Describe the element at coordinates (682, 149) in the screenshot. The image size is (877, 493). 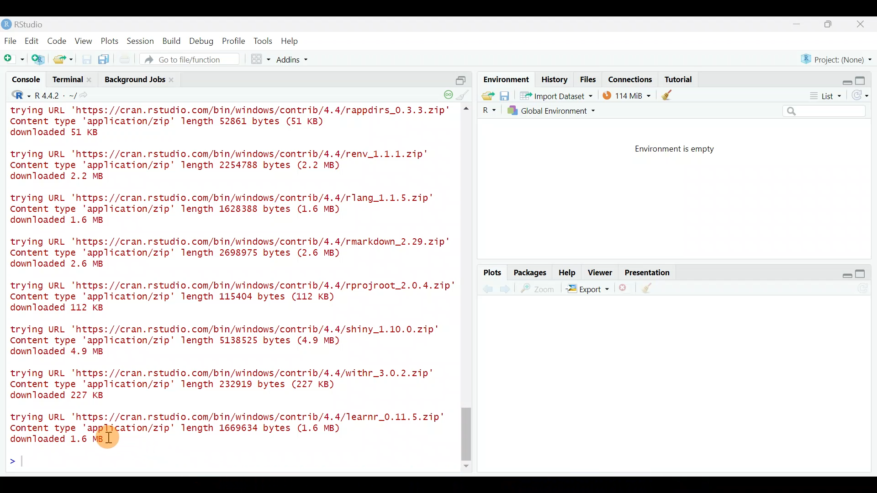
I see `Environment is empty` at that location.